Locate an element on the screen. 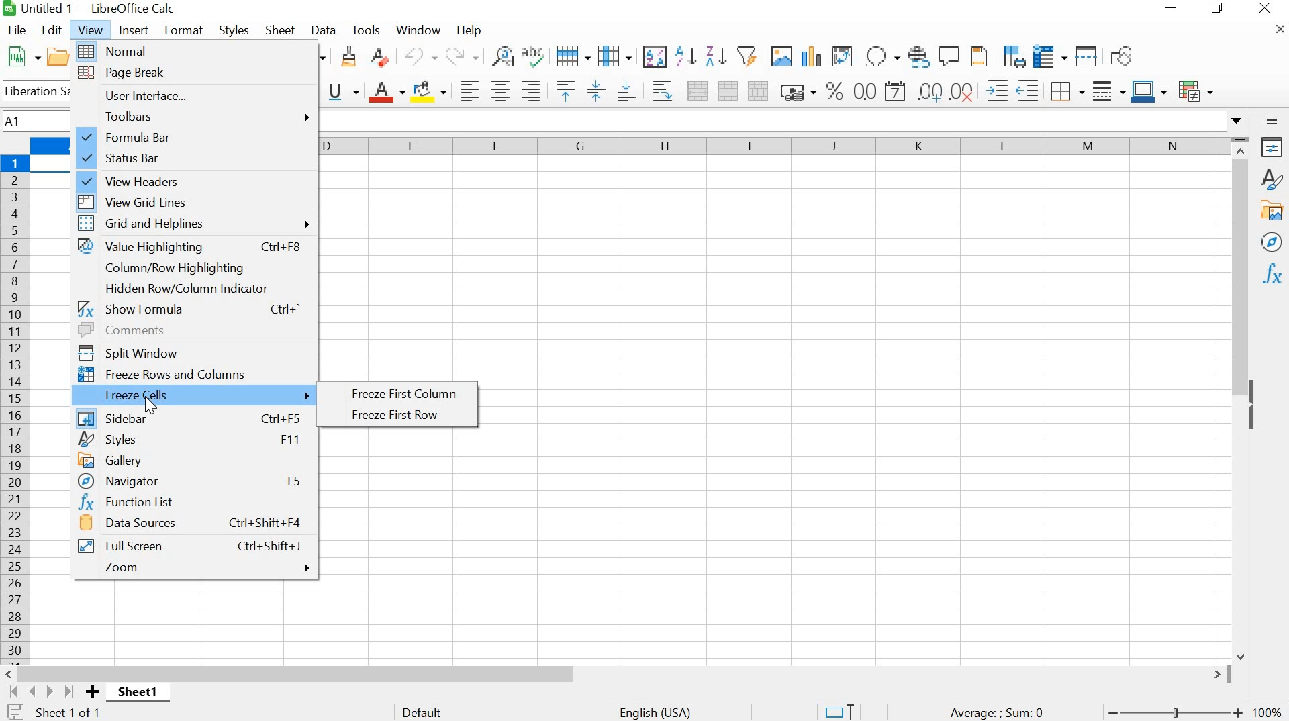 The image size is (1289, 721). DEFAULT is located at coordinates (459, 711).